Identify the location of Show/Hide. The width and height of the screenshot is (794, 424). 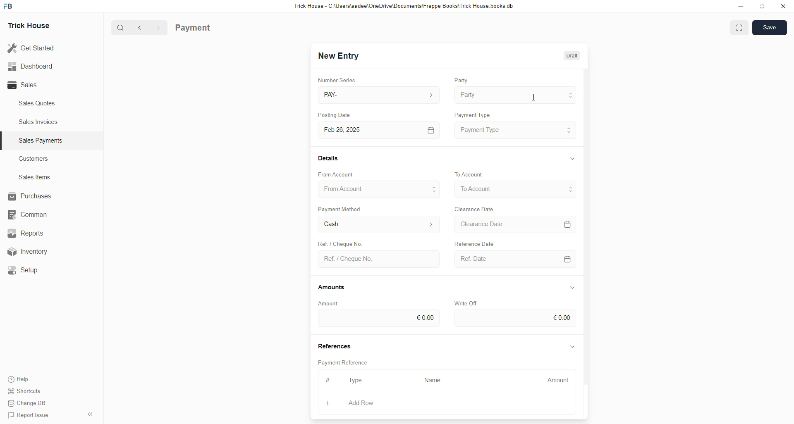
(573, 158).